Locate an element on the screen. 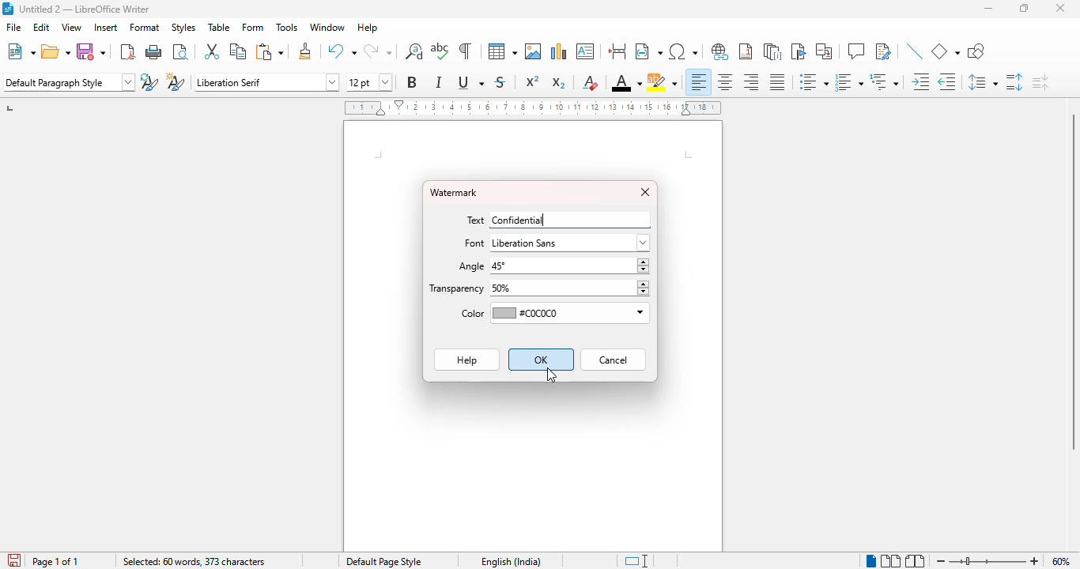  insert footnote is located at coordinates (746, 51).